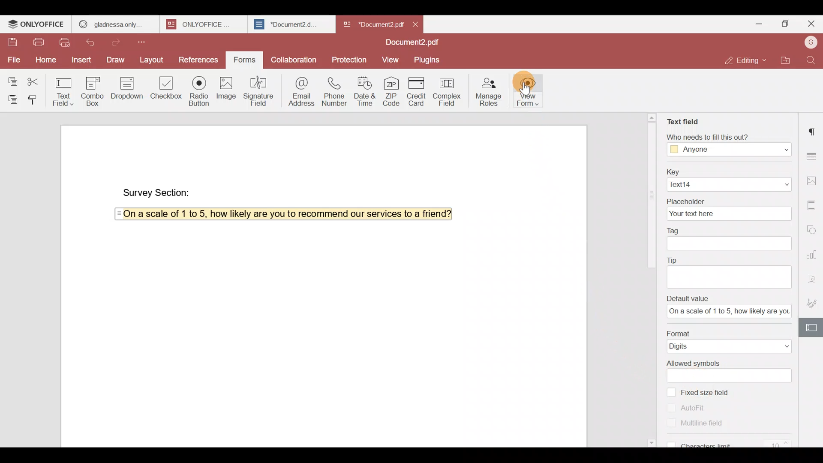  I want to click on text box, so click(732, 376).